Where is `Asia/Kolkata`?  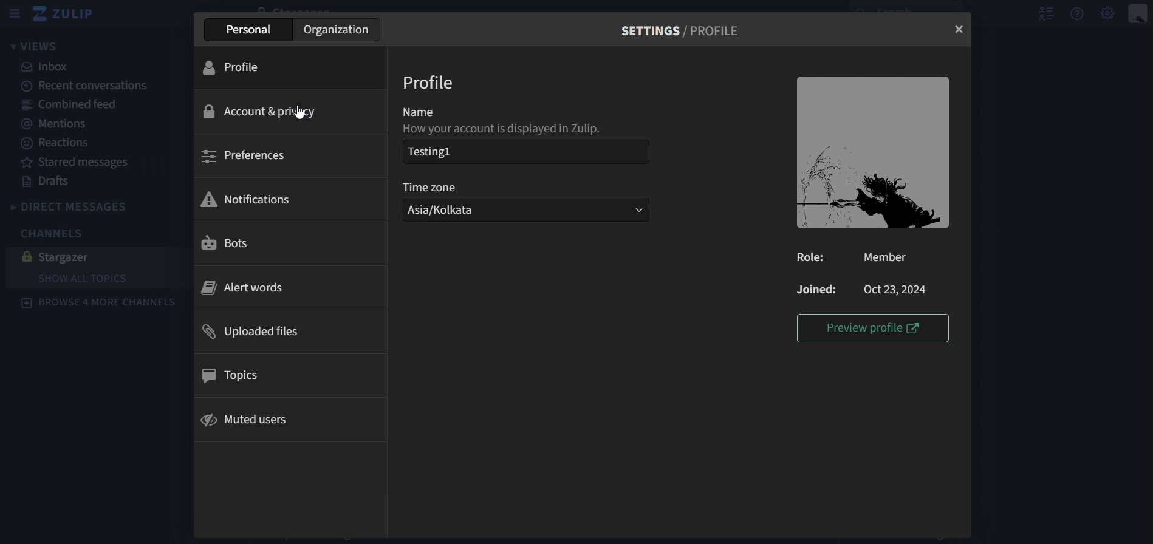
Asia/Kolkata is located at coordinates (527, 213).